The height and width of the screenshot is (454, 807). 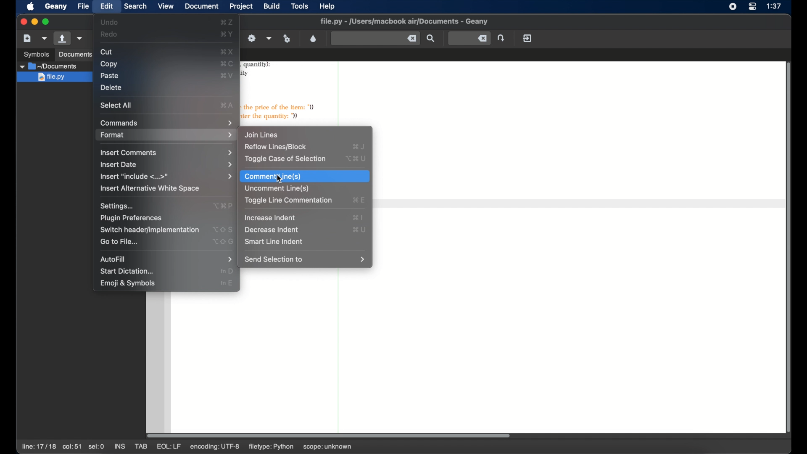 I want to click on filename, so click(x=404, y=21).